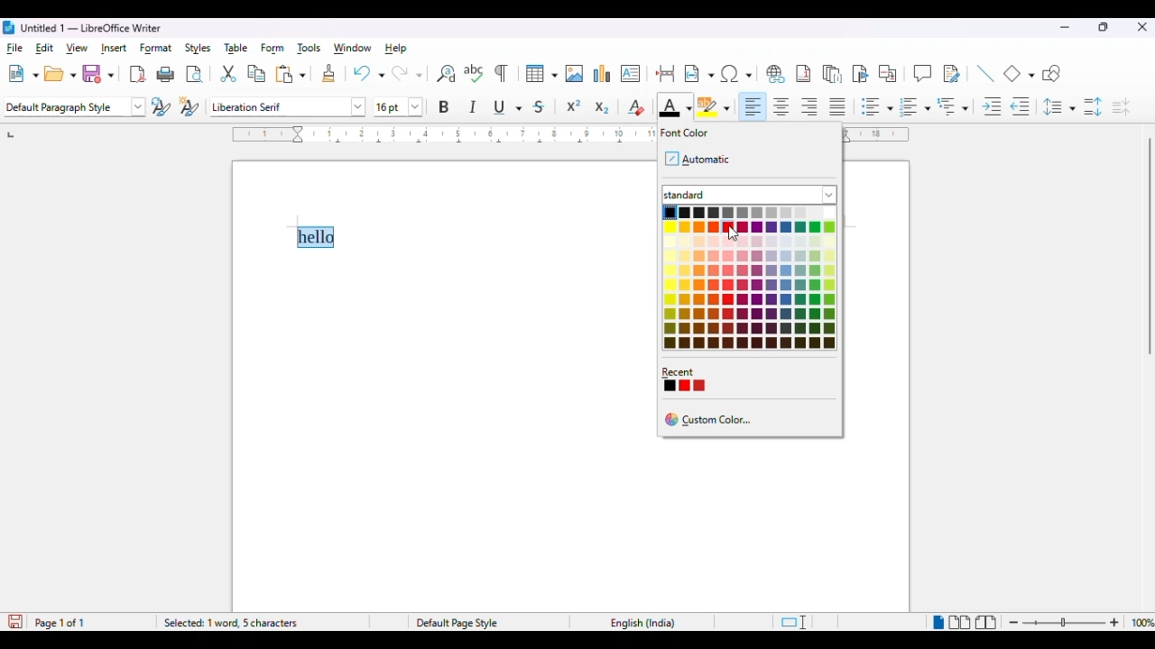 This screenshot has height=649, width=1155. What do you see at coordinates (698, 160) in the screenshot?
I see `automatic` at bounding box center [698, 160].